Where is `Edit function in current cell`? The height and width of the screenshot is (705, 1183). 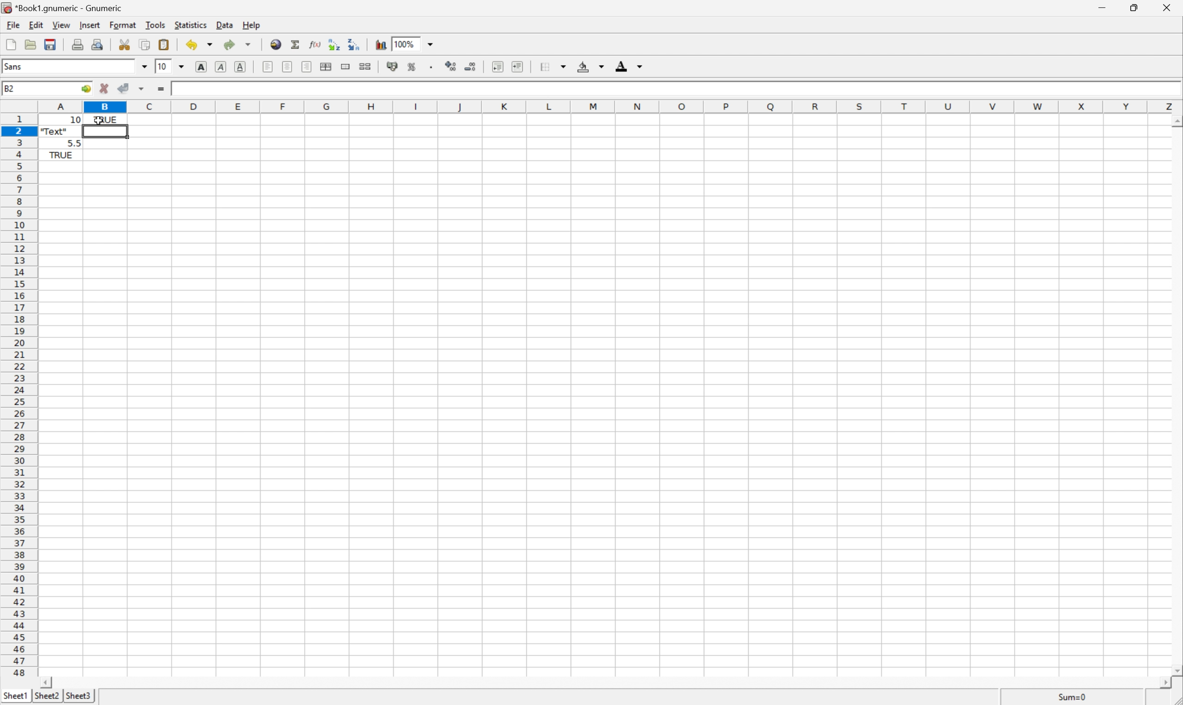
Edit function in current cell is located at coordinates (316, 44).